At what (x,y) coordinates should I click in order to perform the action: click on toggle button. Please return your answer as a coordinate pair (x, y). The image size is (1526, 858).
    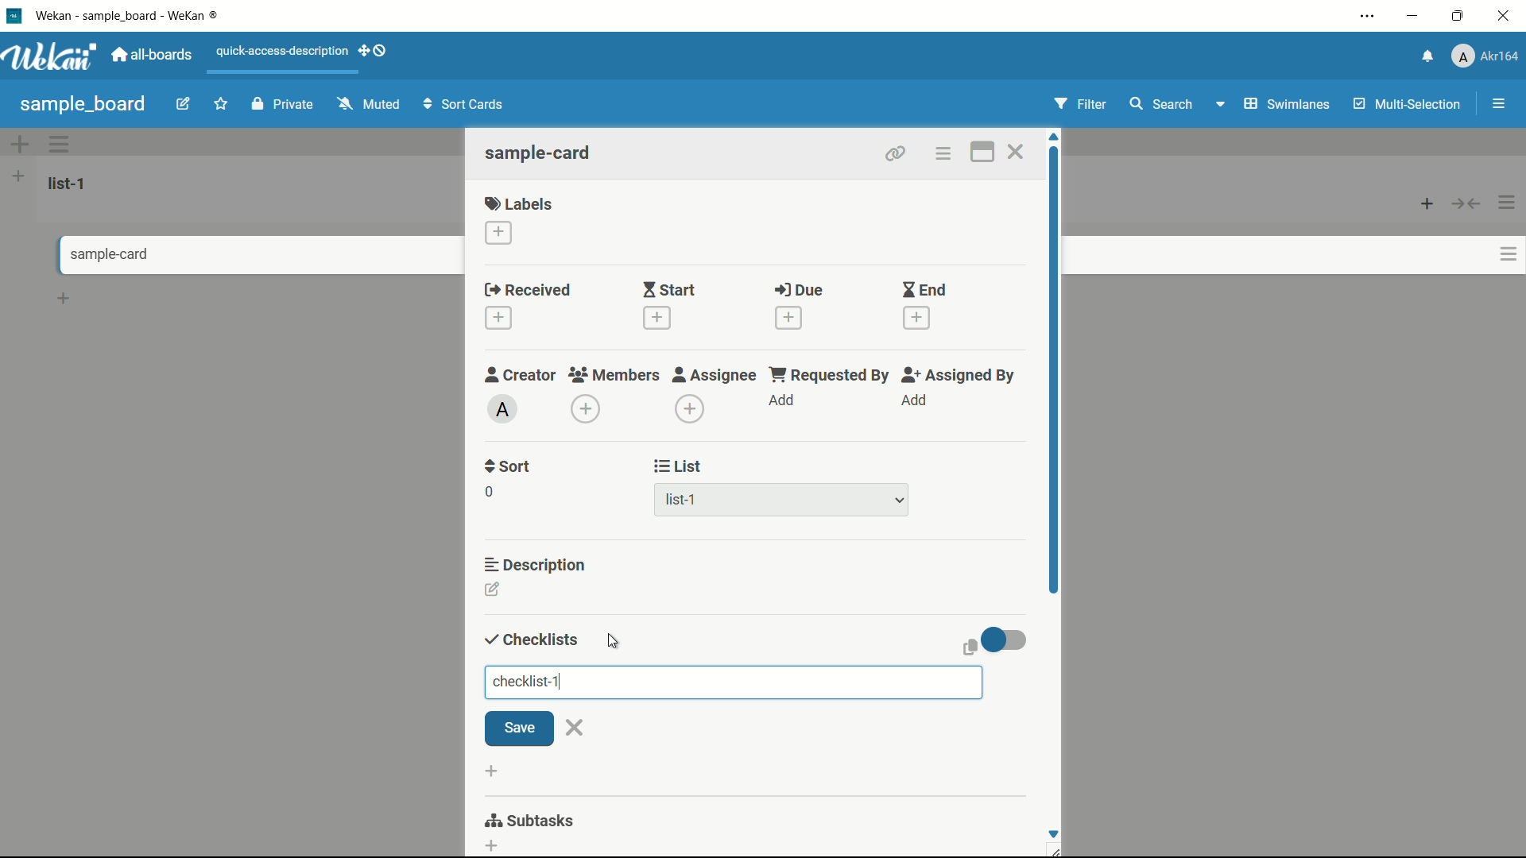
    Looking at the image, I should click on (1005, 640).